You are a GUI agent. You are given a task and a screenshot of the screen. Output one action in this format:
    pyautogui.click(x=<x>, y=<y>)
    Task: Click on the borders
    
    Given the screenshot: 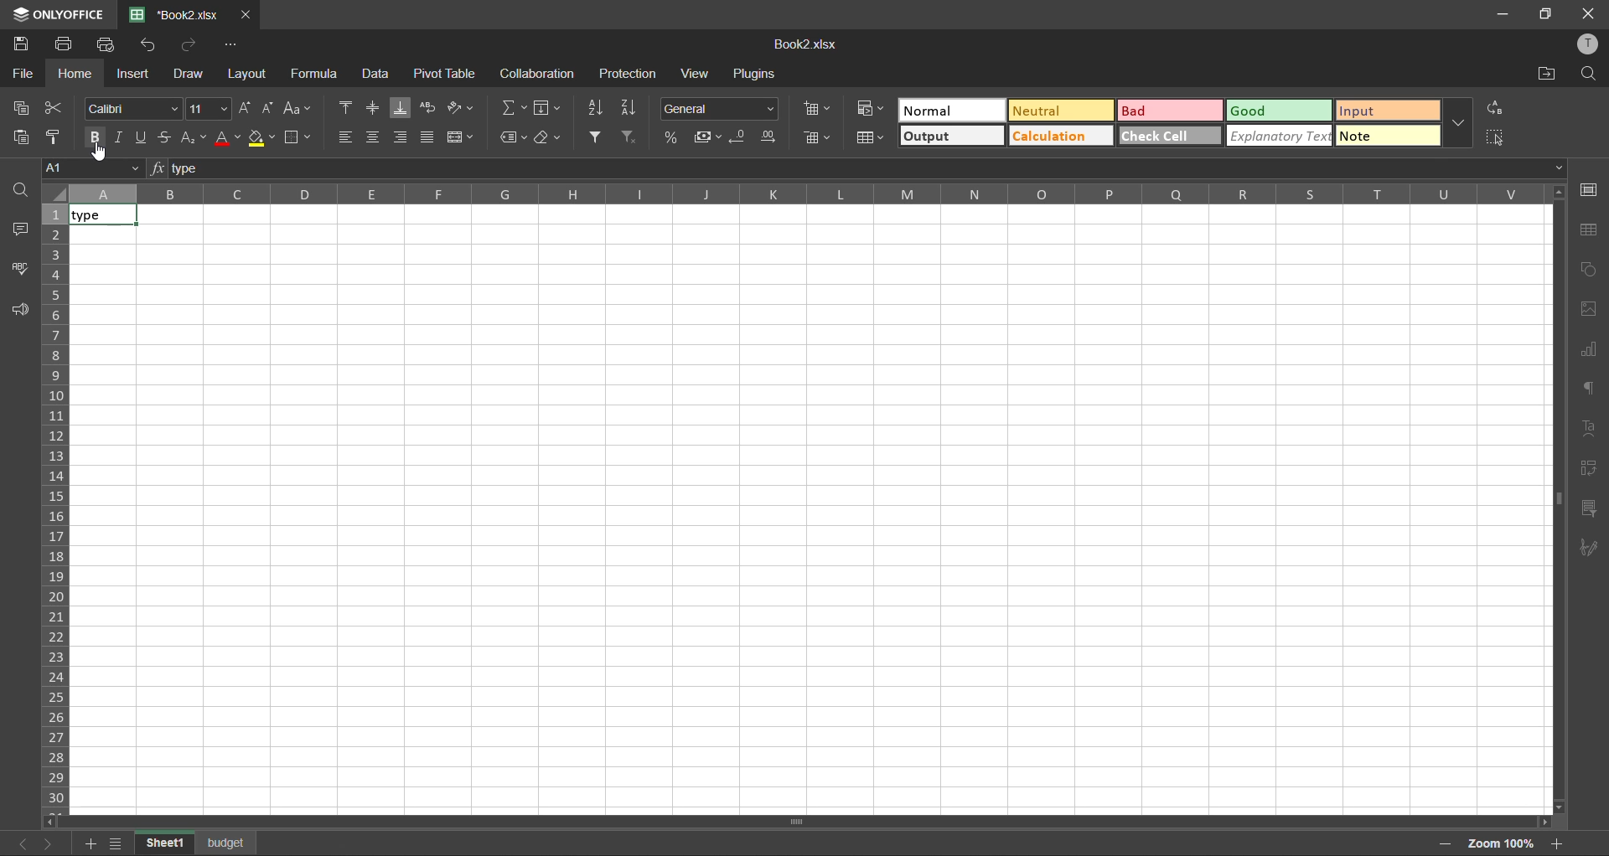 What is the action you would take?
    pyautogui.click(x=297, y=140)
    